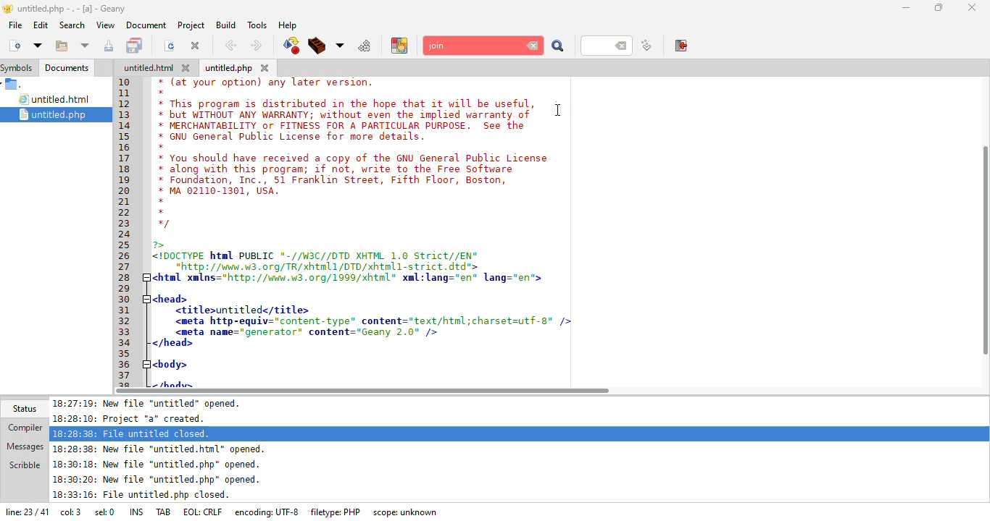  What do you see at coordinates (354, 278) in the screenshot?
I see `<html xmlns="http://www.w3.org/1999/xhtml" xml:lang="en" lang="en">` at bounding box center [354, 278].